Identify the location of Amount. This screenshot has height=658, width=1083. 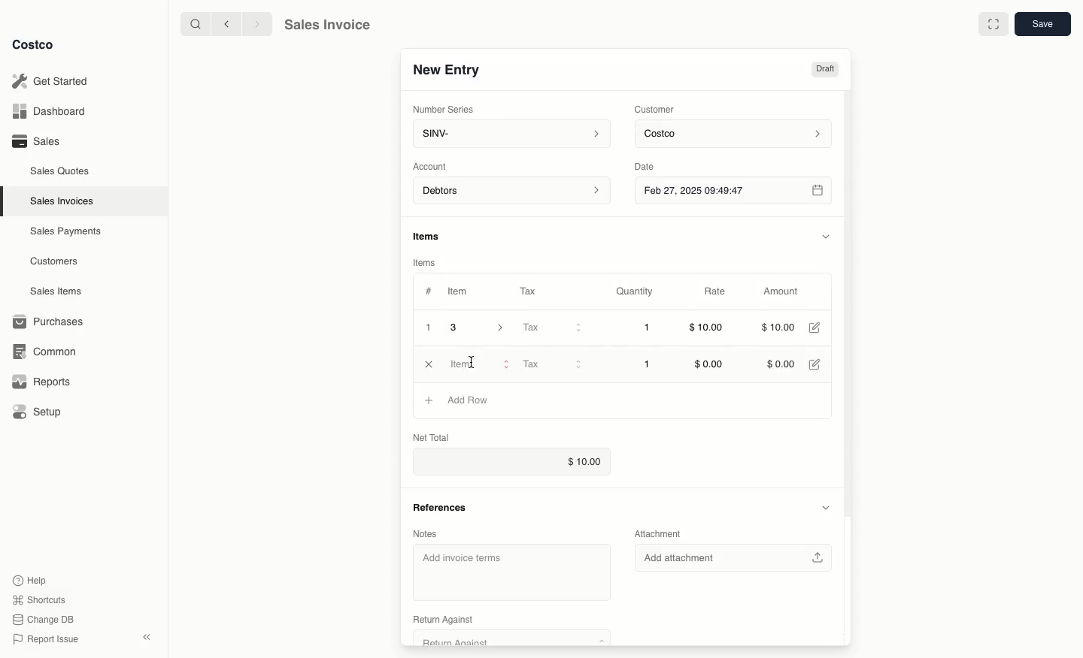
(779, 292).